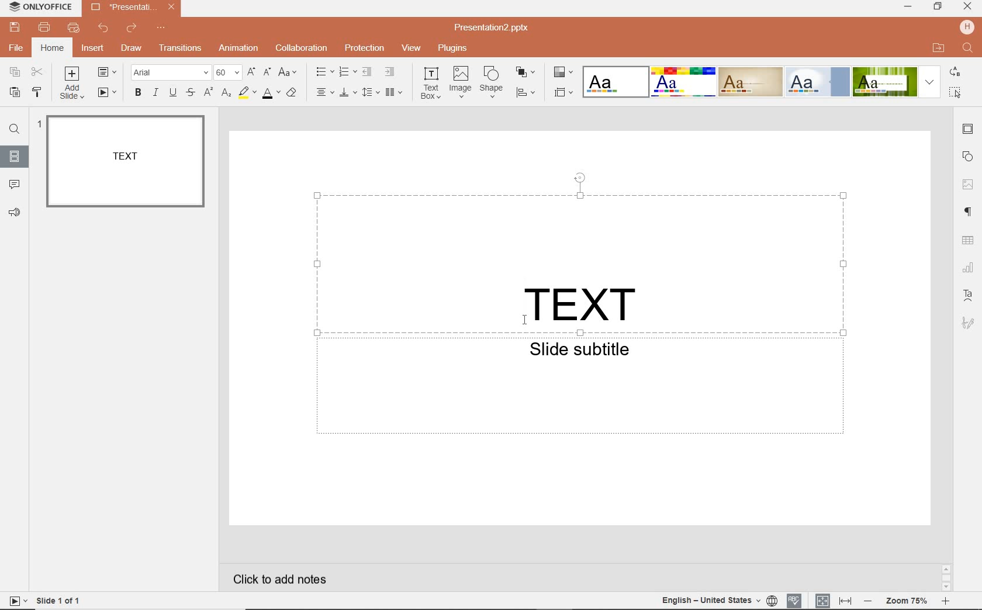  Describe the element at coordinates (581, 390) in the screenshot. I see `TEXT FIELD` at that location.